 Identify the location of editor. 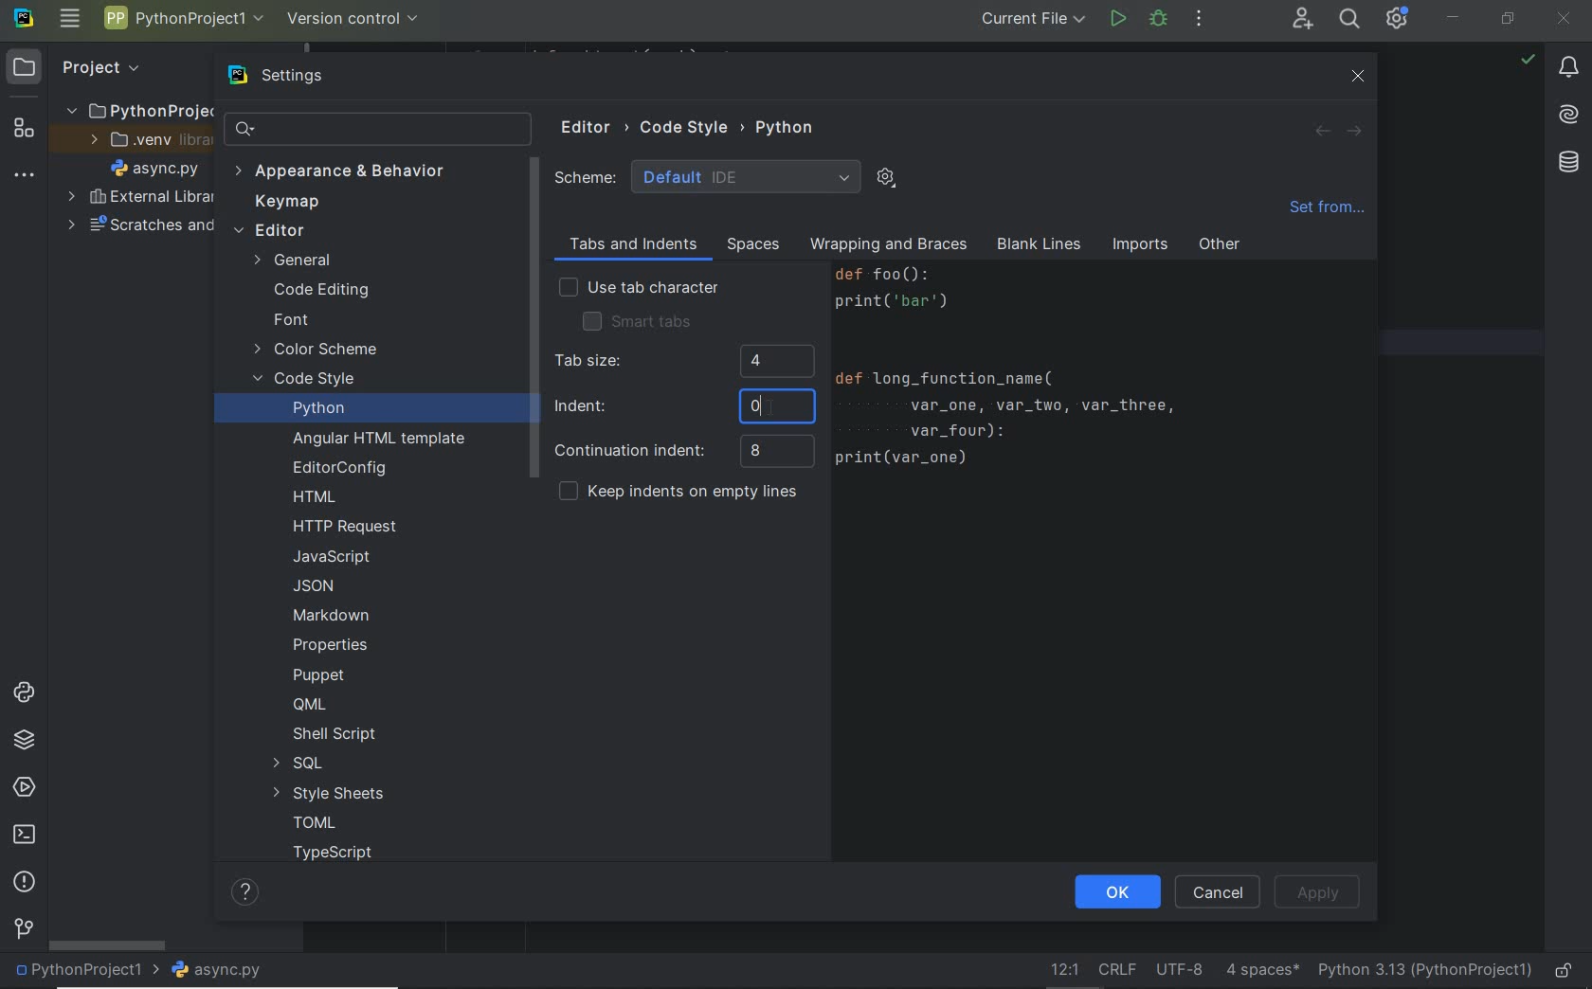
(269, 232).